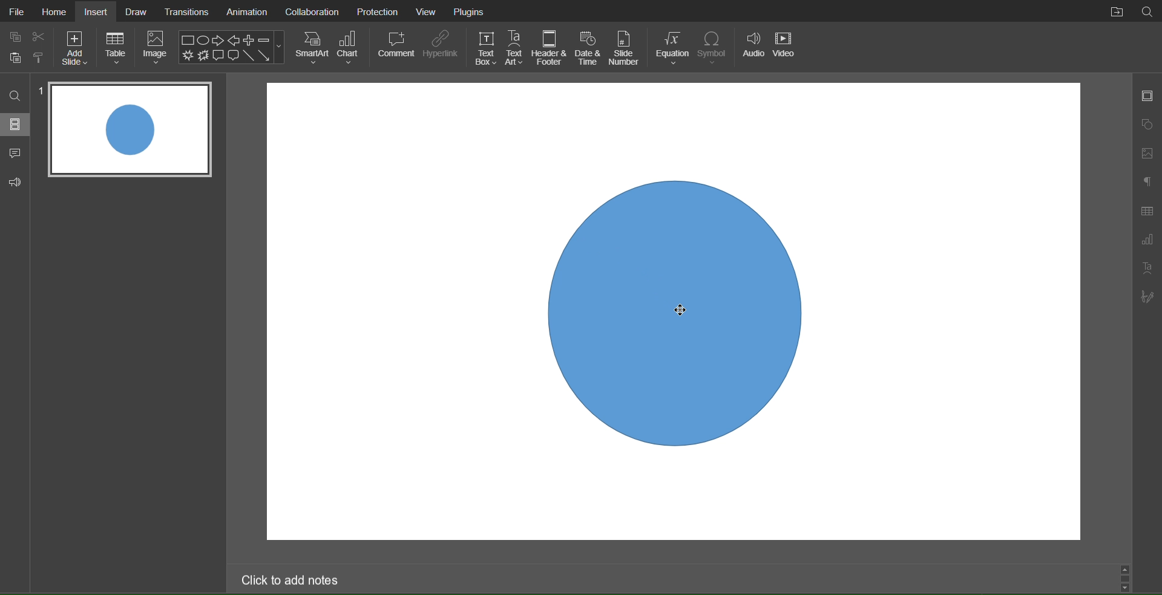 This screenshot has width=1162, height=595. What do you see at coordinates (672, 48) in the screenshot?
I see `Equation` at bounding box center [672, 48].